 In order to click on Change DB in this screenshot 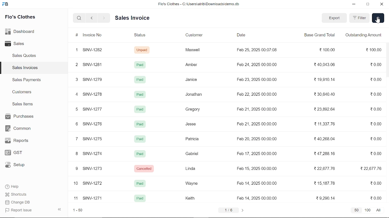, I will do `click(19, 202)`.